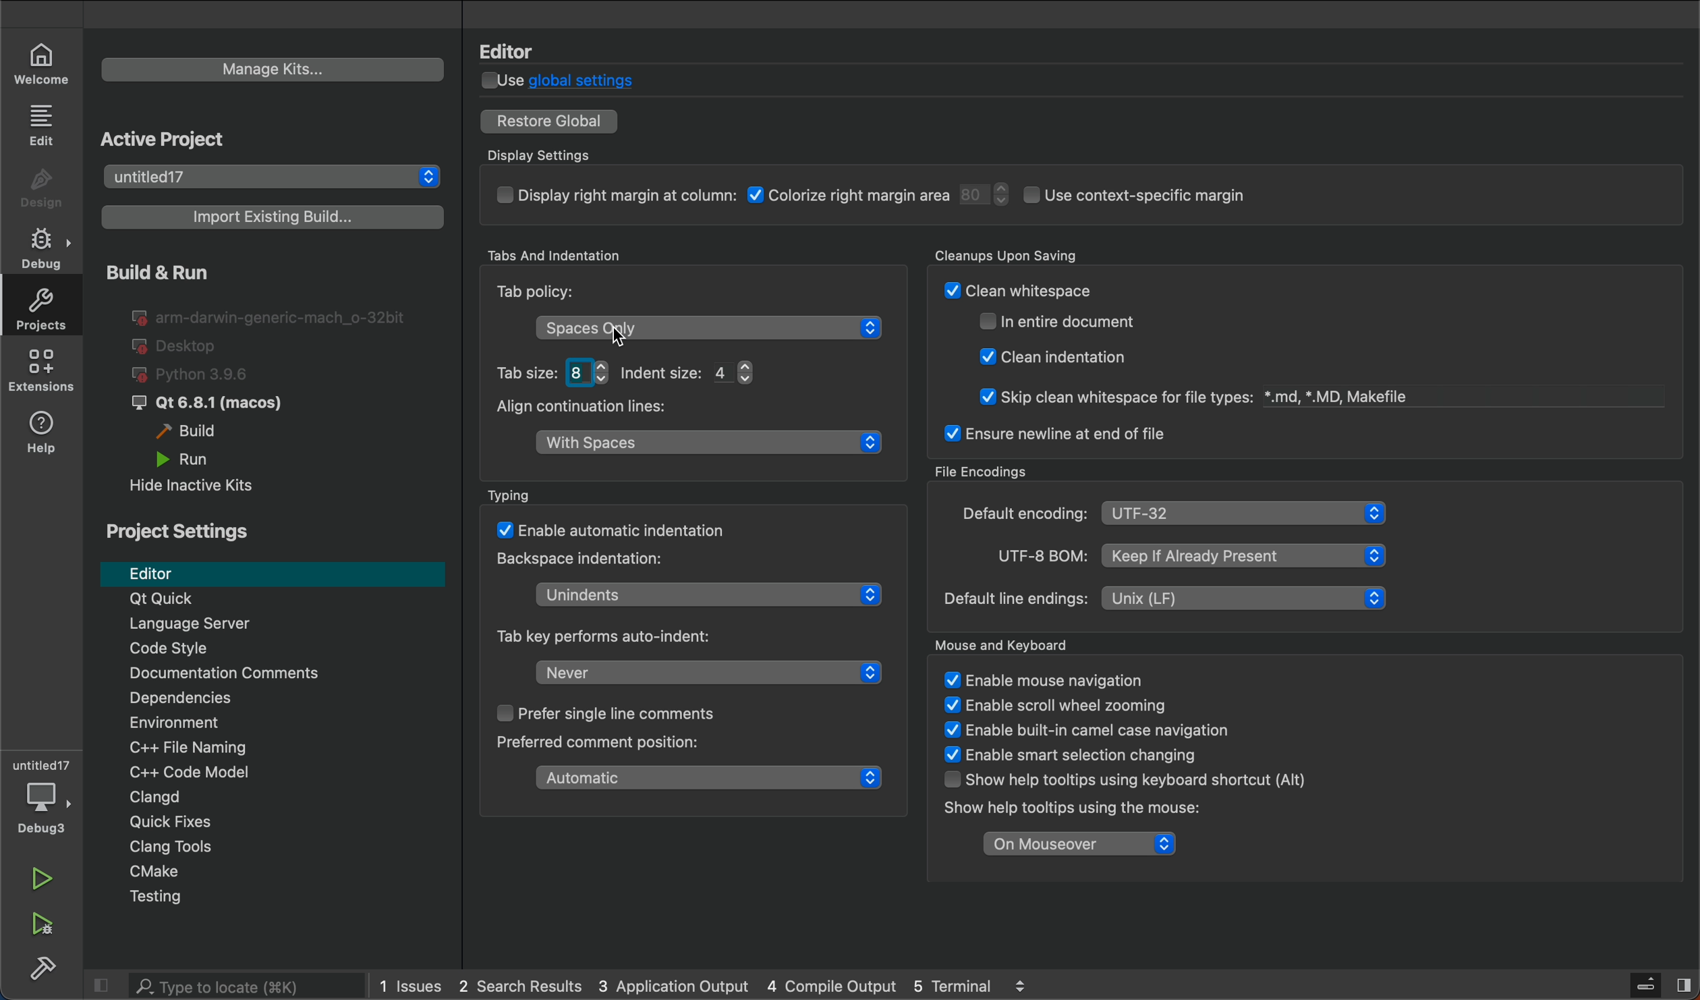 Image resolution: width=1700 pixels, height=1000 pixels. Describe the element at coordinates (186, 460) in the screenshot. I see `run` at that location.